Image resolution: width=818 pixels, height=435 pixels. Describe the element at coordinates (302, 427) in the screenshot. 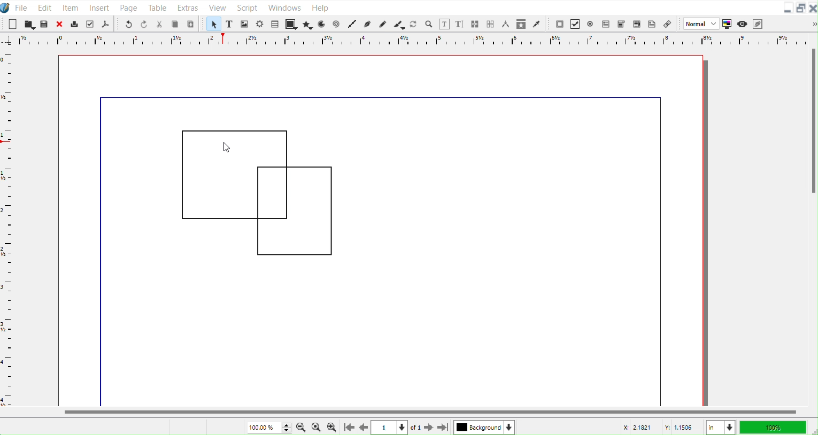

I see `Zoom Out` at that location.